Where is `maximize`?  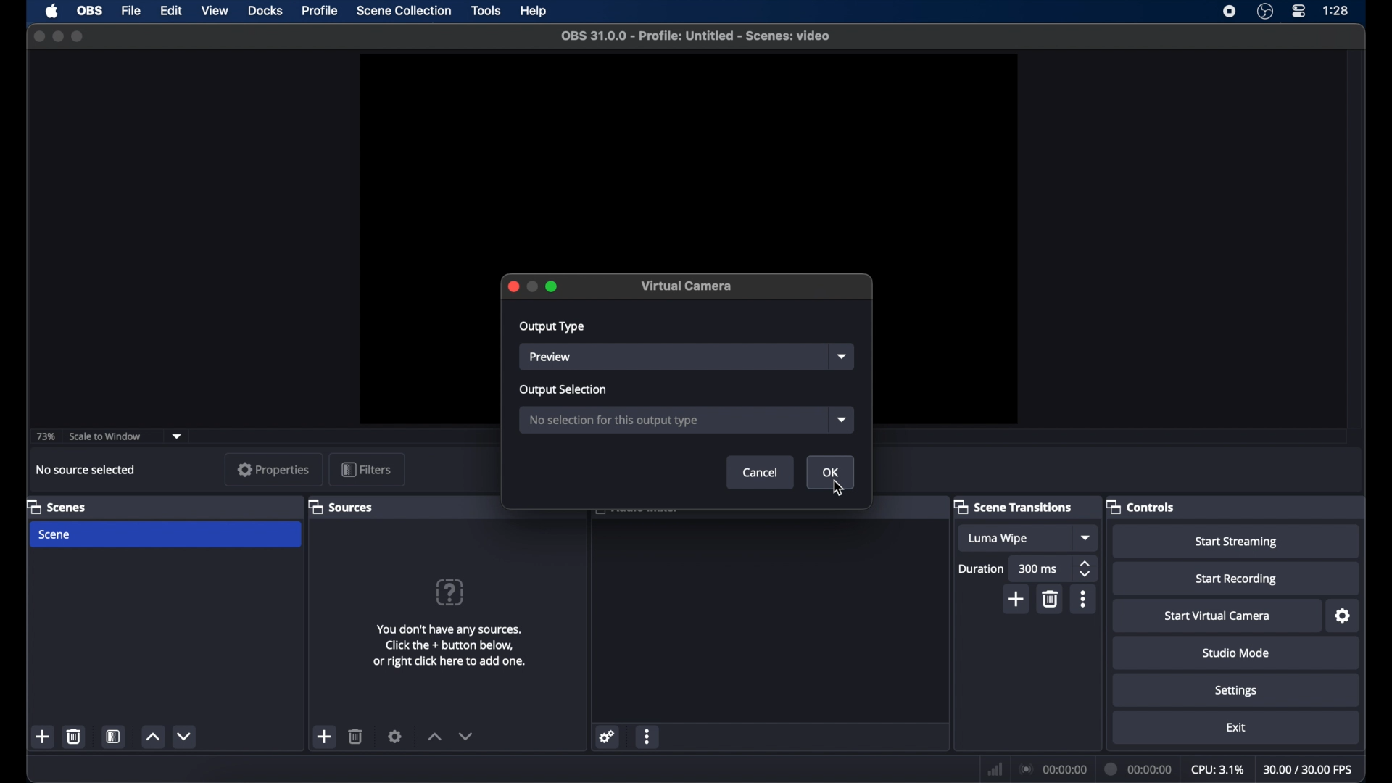
maximize is located at coordinates (80, 36).